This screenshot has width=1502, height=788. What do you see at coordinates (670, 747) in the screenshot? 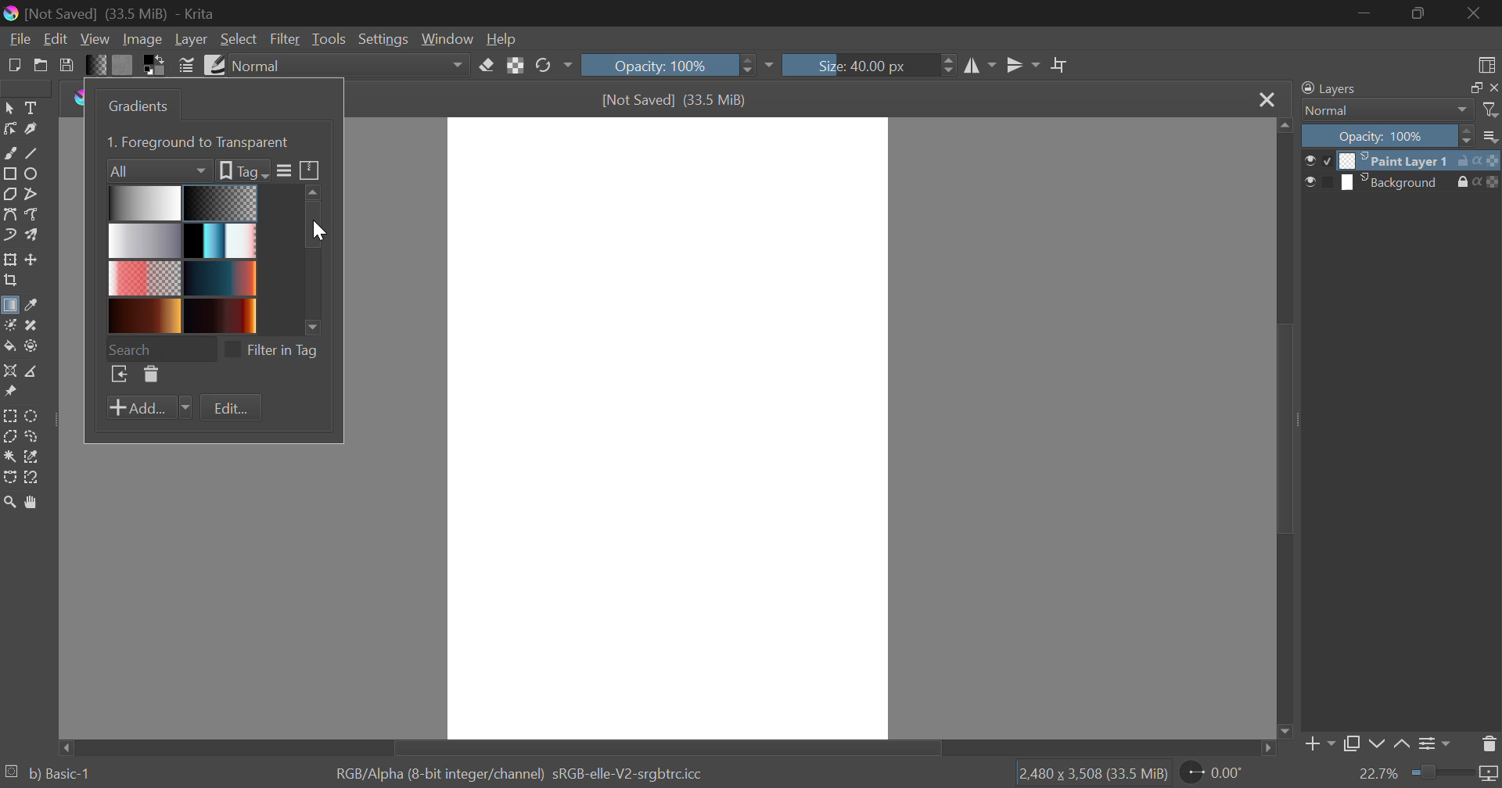
I see `Scroll Bar` at bounding box center [670, 747].